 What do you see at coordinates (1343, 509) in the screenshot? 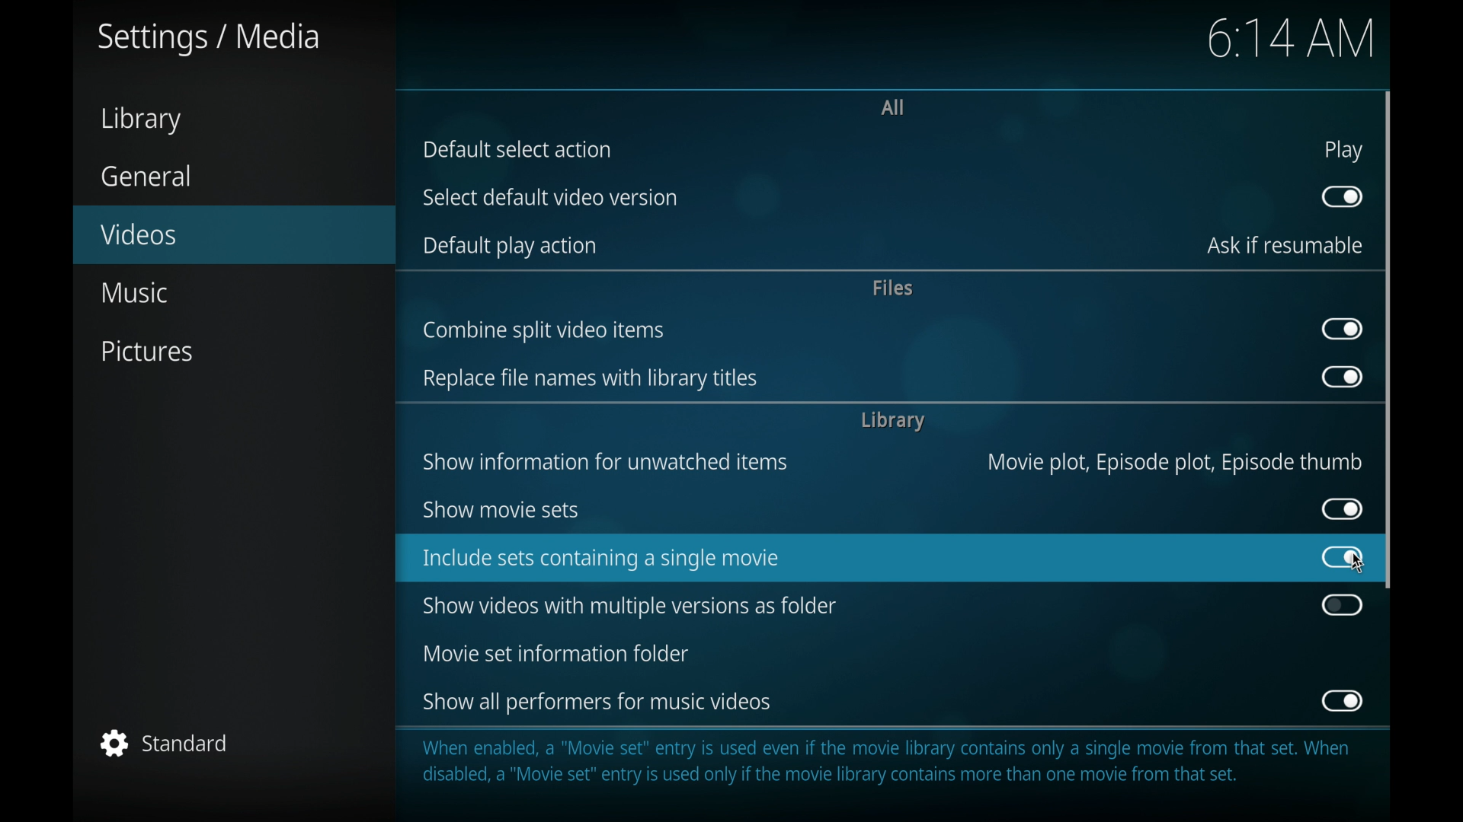
I see `toggle button` at bounding box center [1343, 509].